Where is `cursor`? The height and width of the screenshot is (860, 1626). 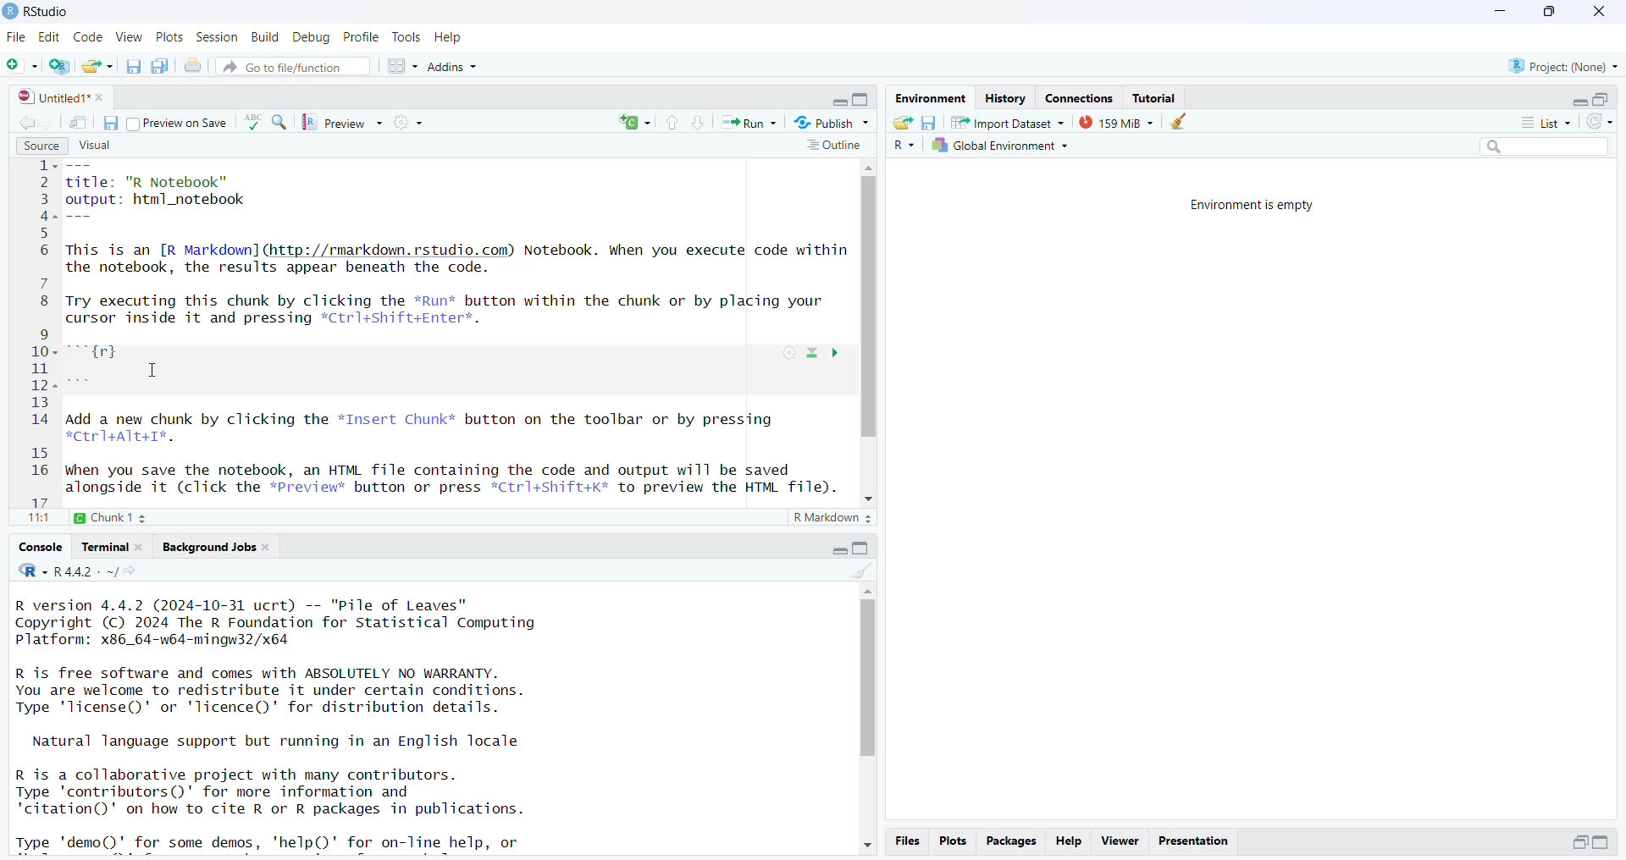 cursor is located at coordinates (152, 371).